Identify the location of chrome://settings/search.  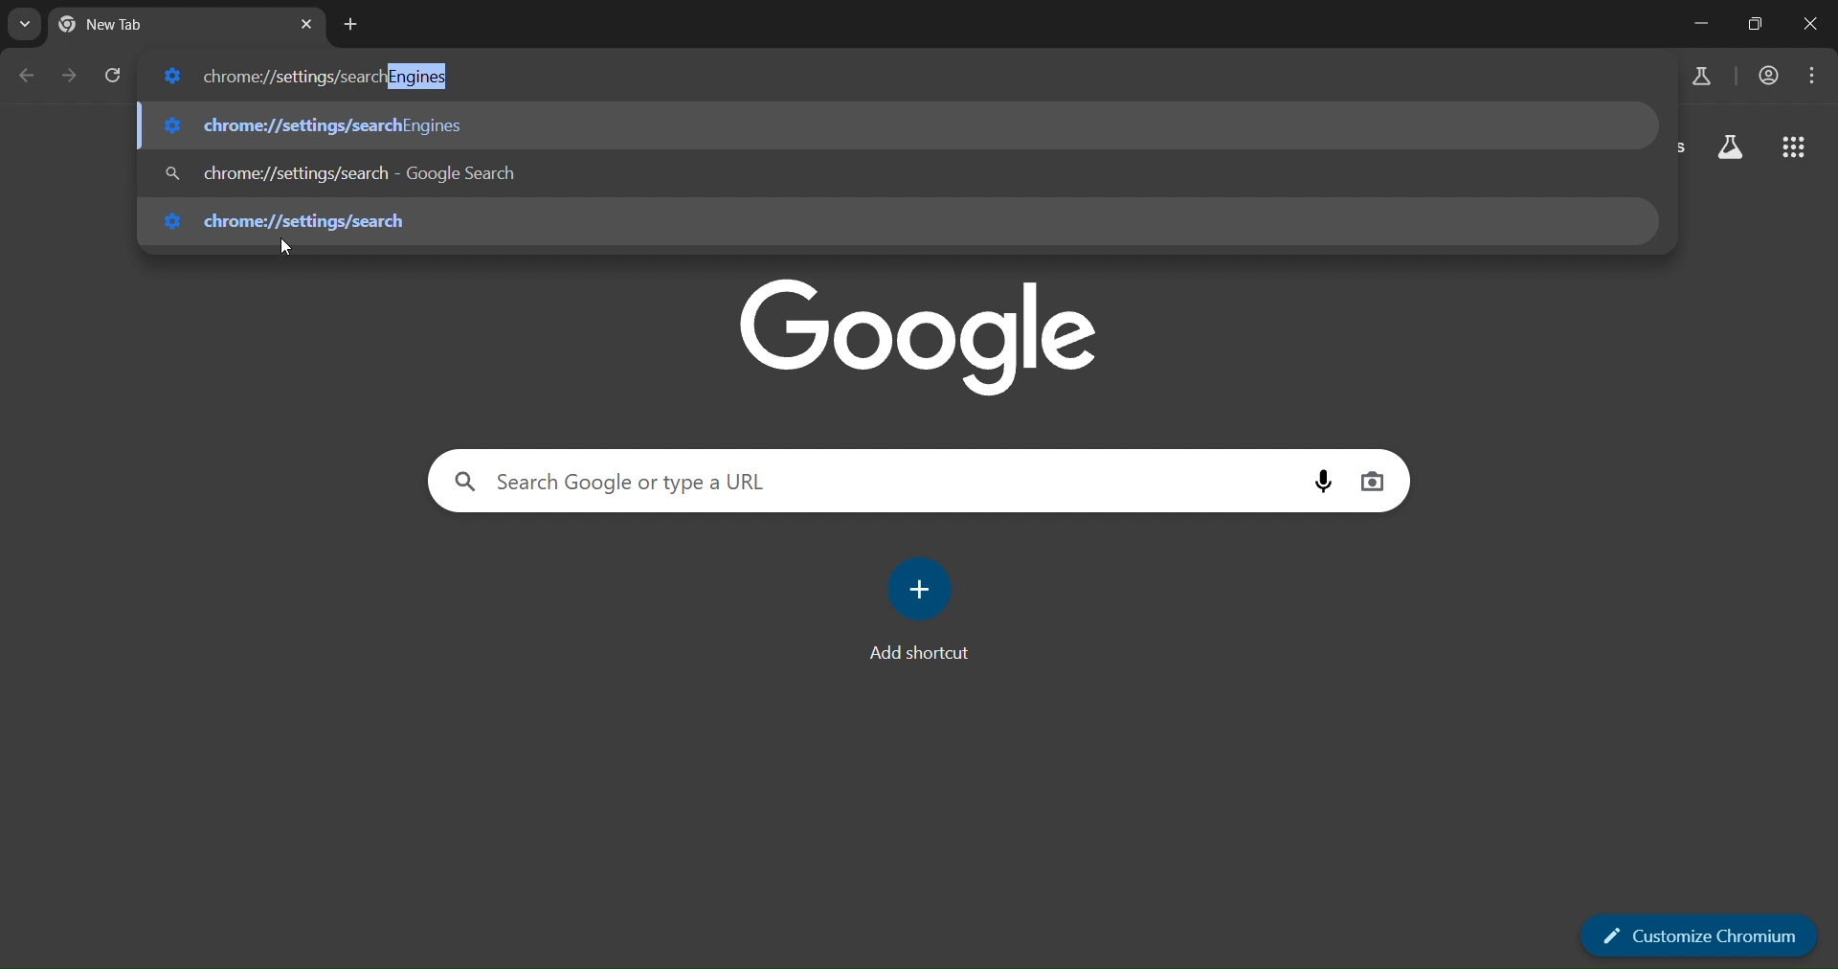
(298, 225).